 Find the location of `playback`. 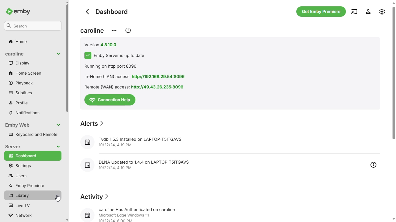

playback is located at coordinates (21, 83).